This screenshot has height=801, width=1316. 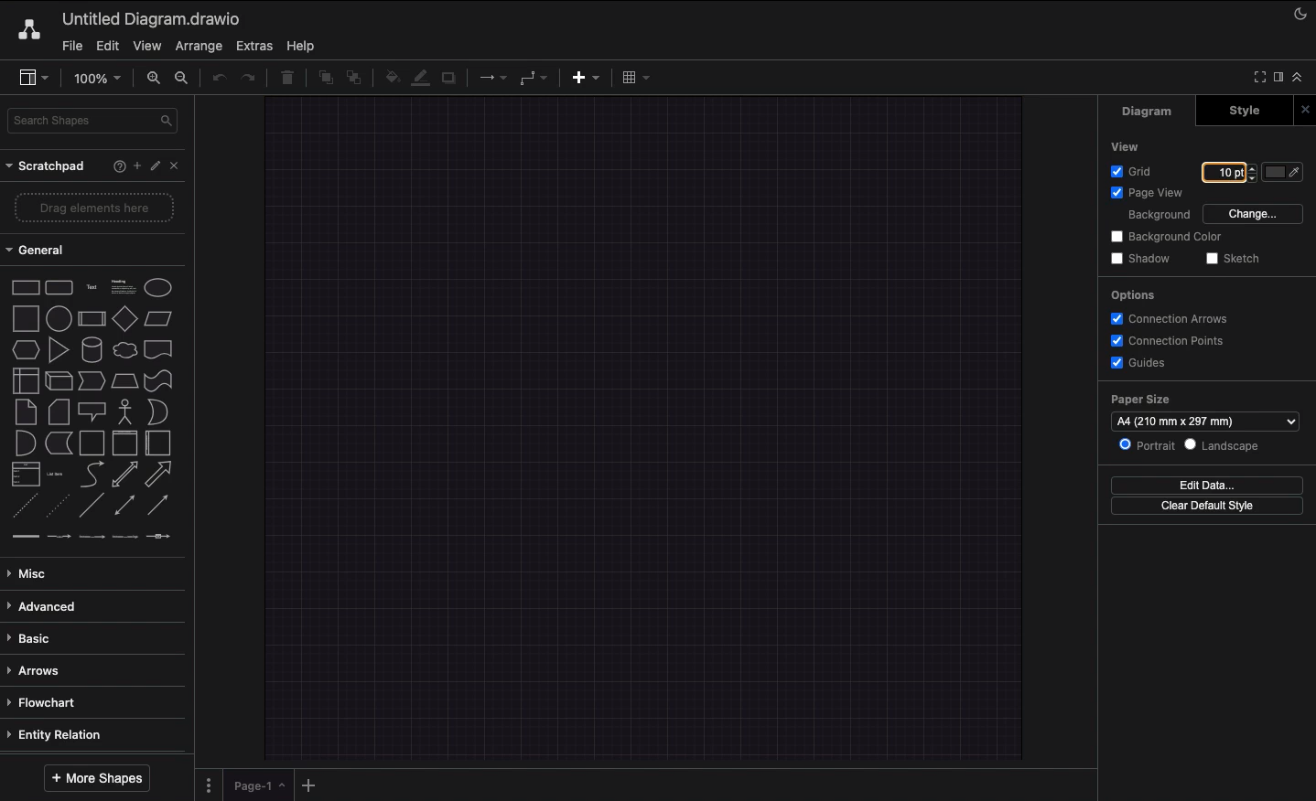 What do you see at coordinates (1303, 108) in the screenshot?
I see `Close` at bounding box center [1303, 108].